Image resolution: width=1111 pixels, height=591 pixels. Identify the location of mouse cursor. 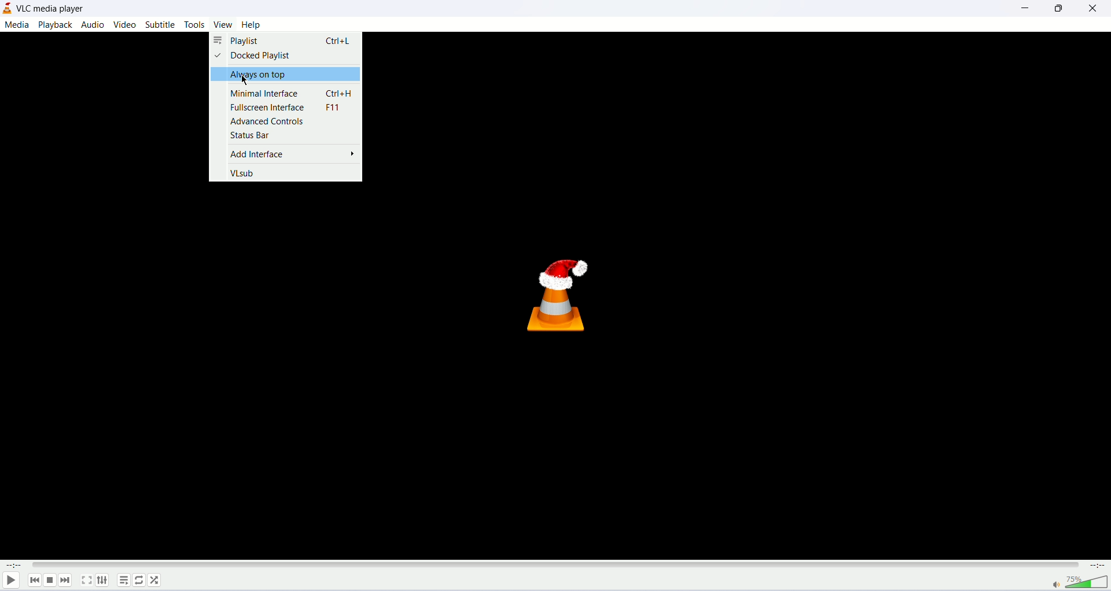
(246, 82).